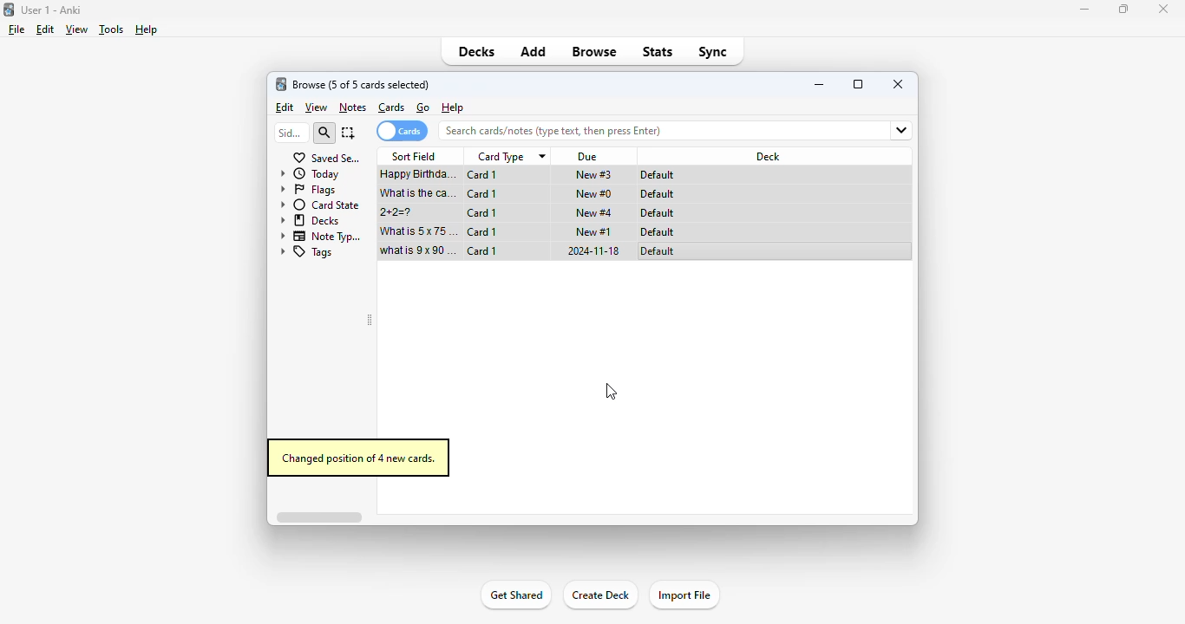 The image size is (1185, 624). I want to click on card 1, so click(481, 213).